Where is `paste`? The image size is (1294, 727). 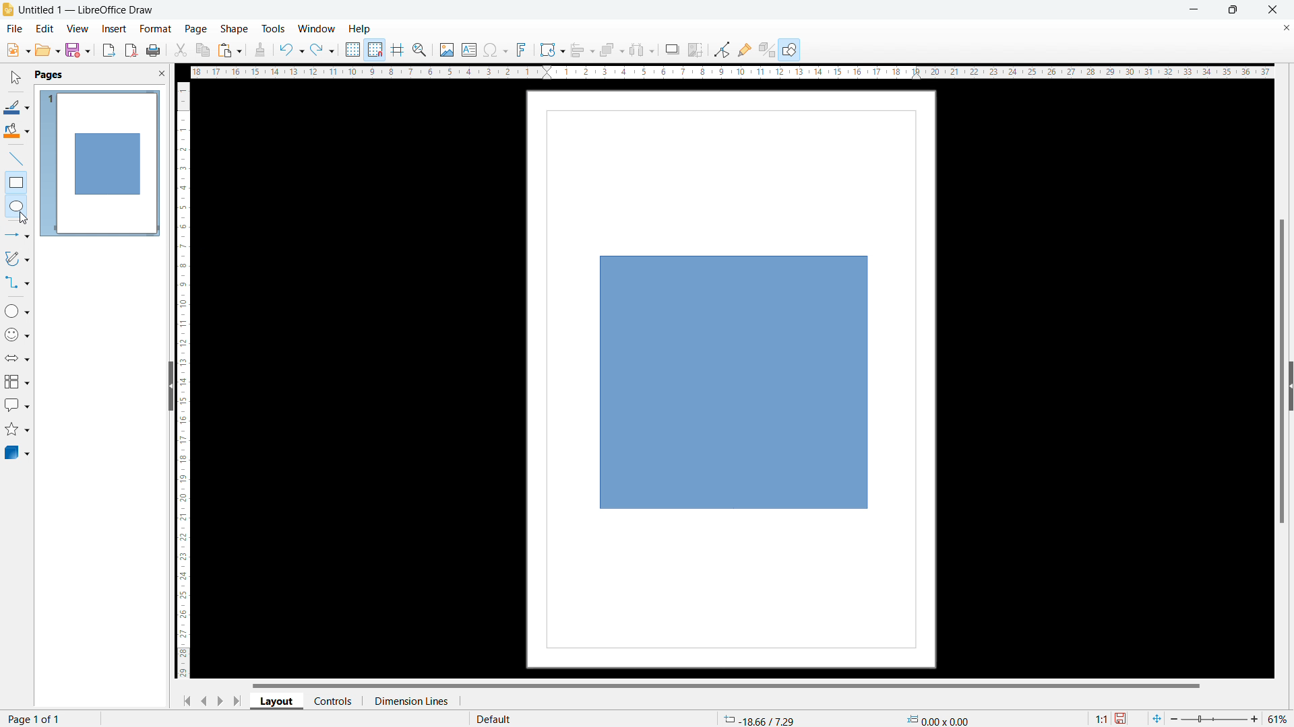
paste is located at coordinates (230, 50).